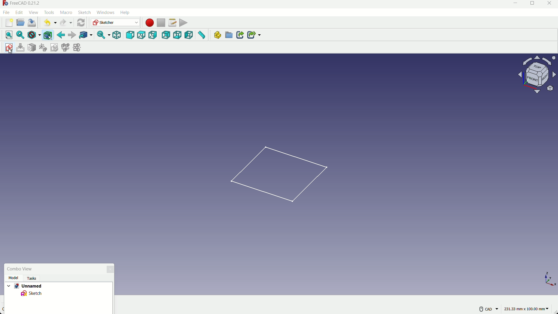 Image resolution: width=558 pixels, height=314 pixels. Describe the element at coordinates (166, 35) in the screenshot. I see `back view` at that location.